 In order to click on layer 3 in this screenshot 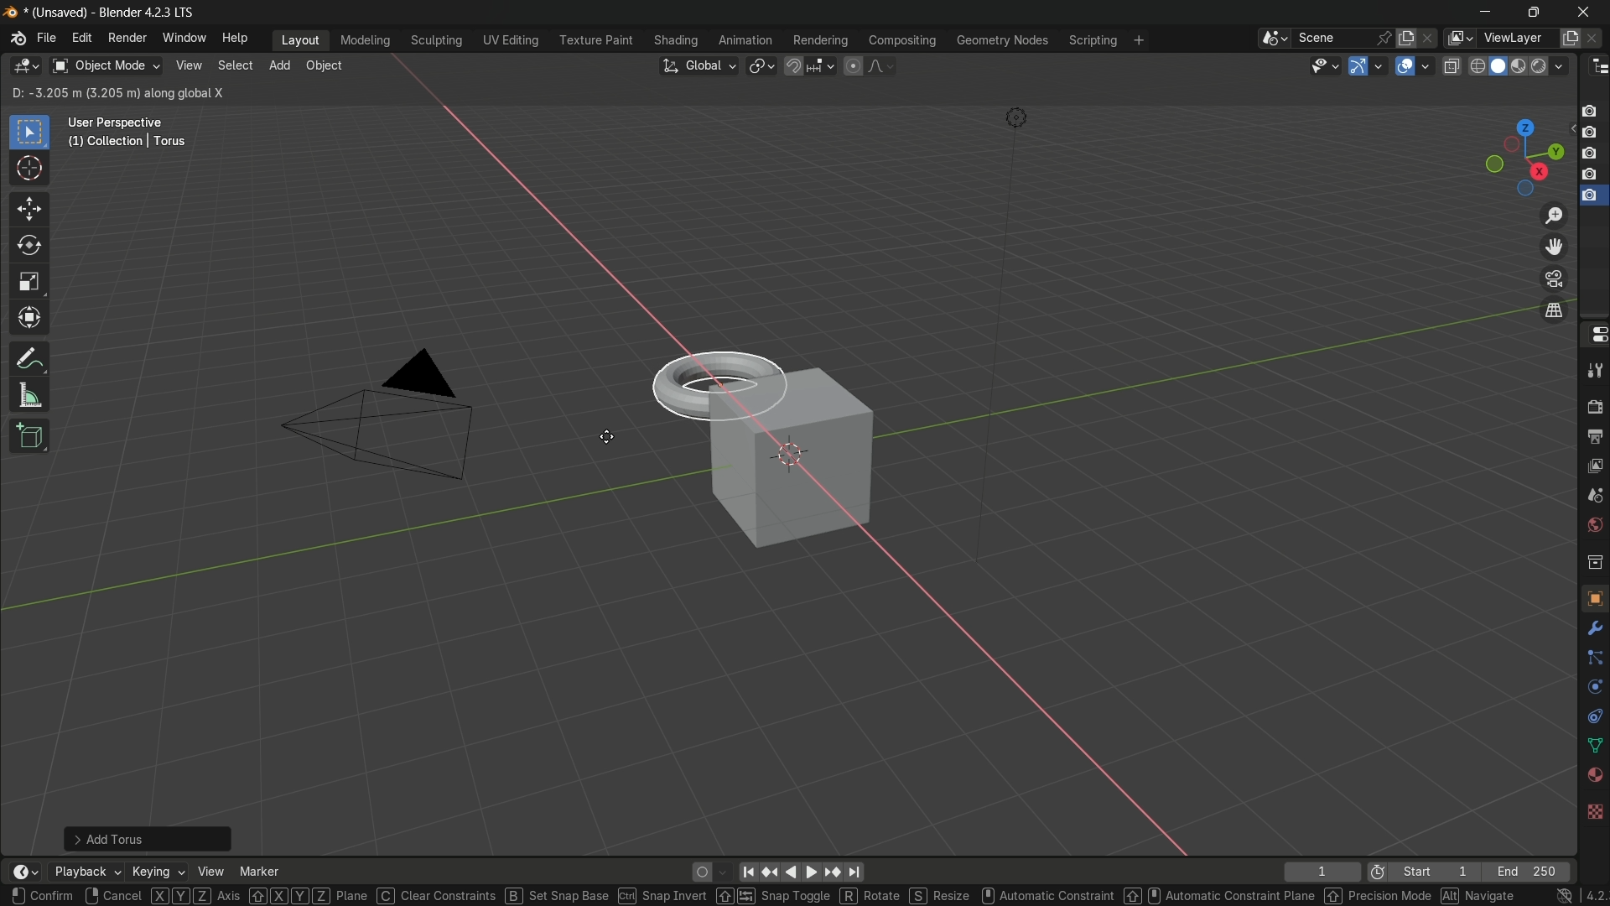, I will do `click(1589, 154)`.